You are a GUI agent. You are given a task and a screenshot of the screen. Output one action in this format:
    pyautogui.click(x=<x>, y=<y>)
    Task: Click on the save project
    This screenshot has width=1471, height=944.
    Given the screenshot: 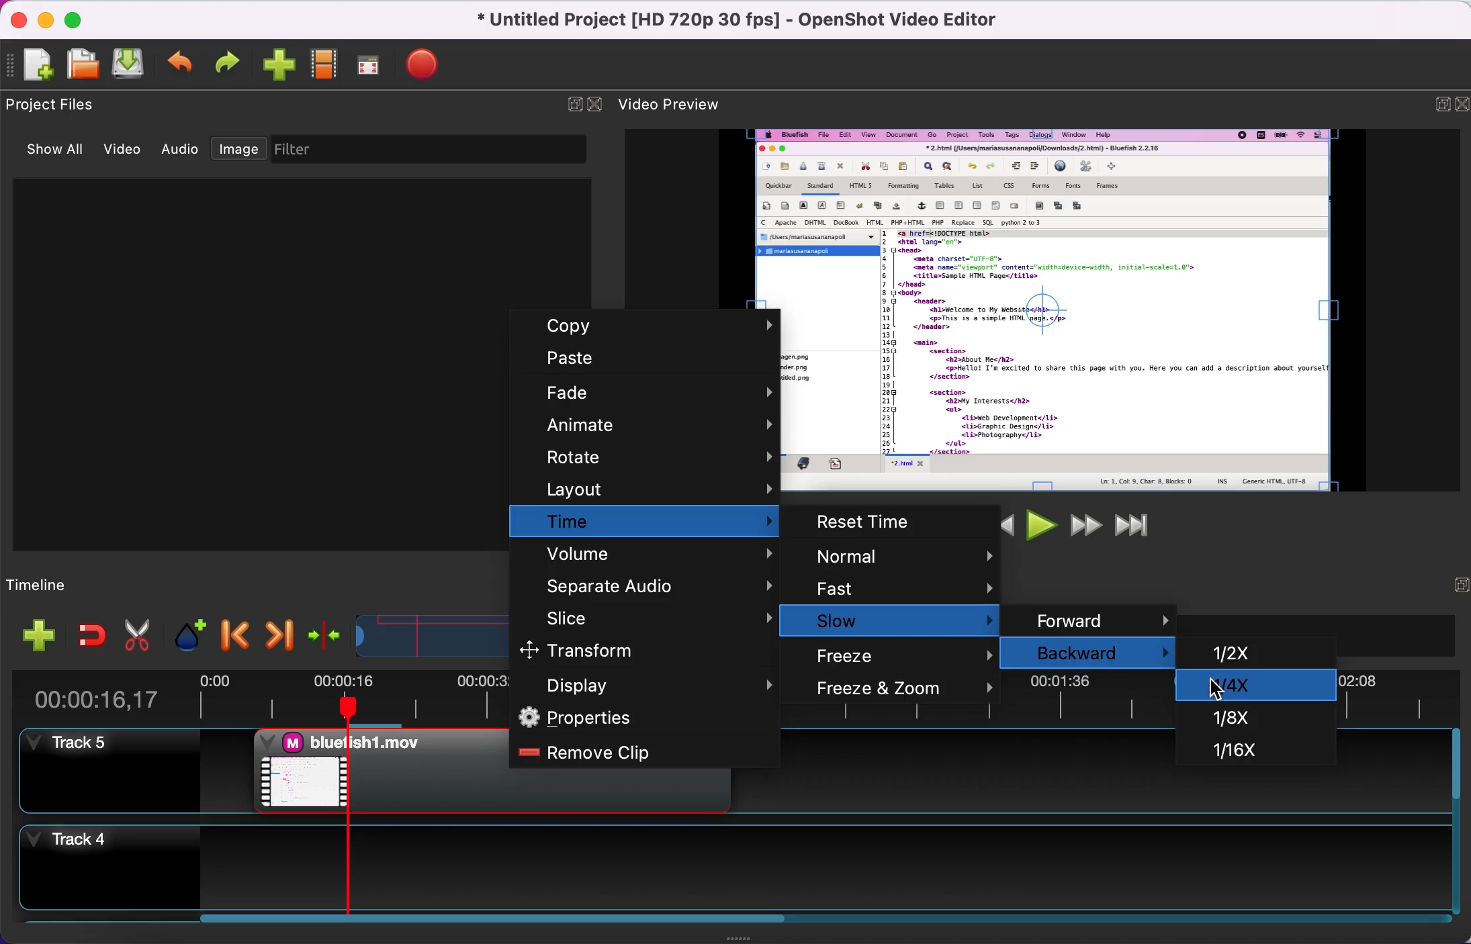 What is the action you would take?
    pyautogui.click(x=132, y=63)
    